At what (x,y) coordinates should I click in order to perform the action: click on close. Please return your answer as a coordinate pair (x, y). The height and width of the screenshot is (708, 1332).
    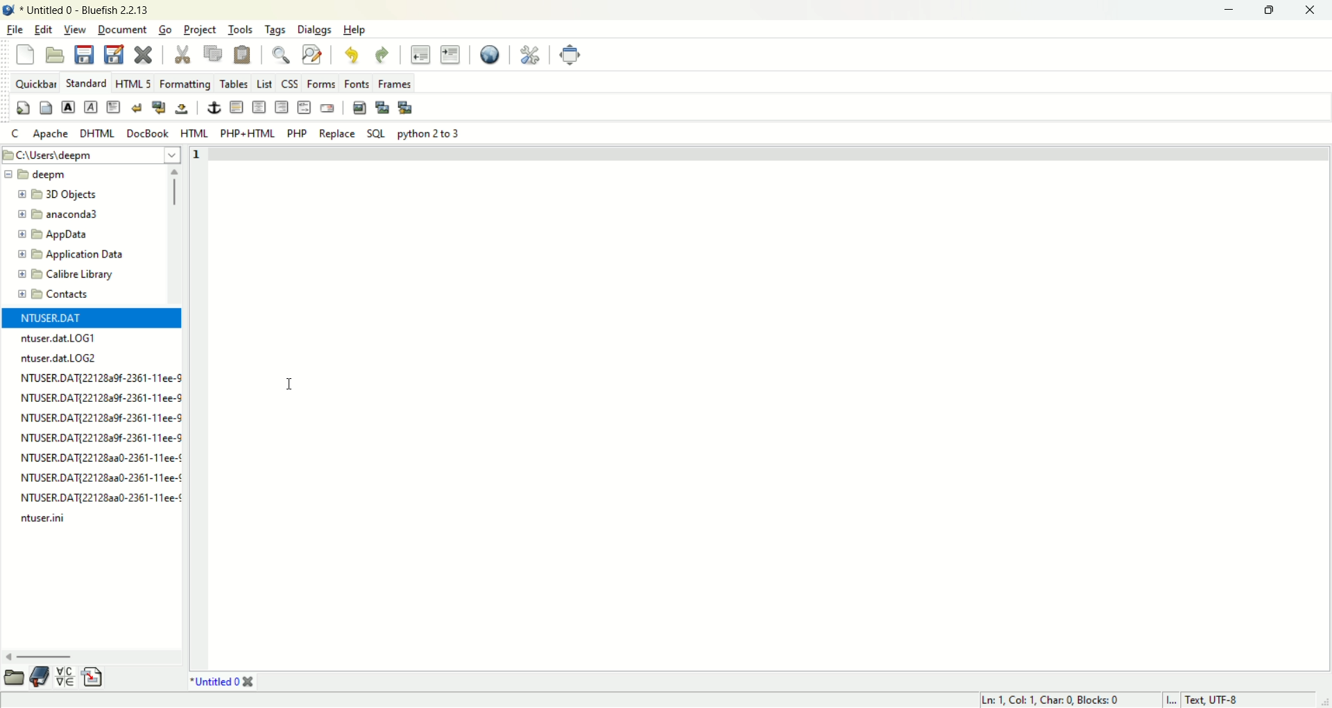
    Looking at the image, I should click on (146, 54).